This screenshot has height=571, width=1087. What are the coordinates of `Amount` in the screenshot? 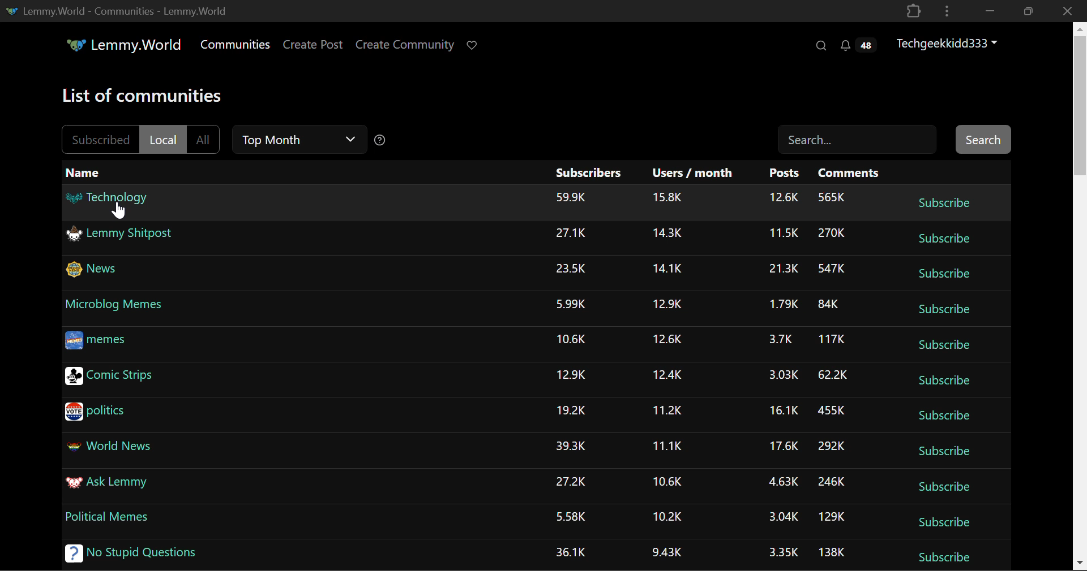 It's located at (667, 480).